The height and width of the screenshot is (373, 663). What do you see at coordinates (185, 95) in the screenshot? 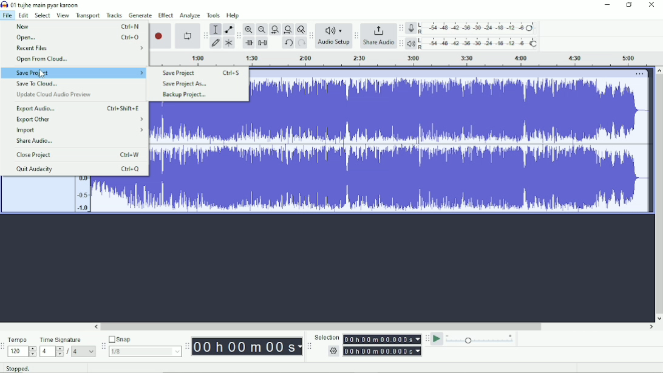
I see `Backup Project` at bounding box center [185, 95].